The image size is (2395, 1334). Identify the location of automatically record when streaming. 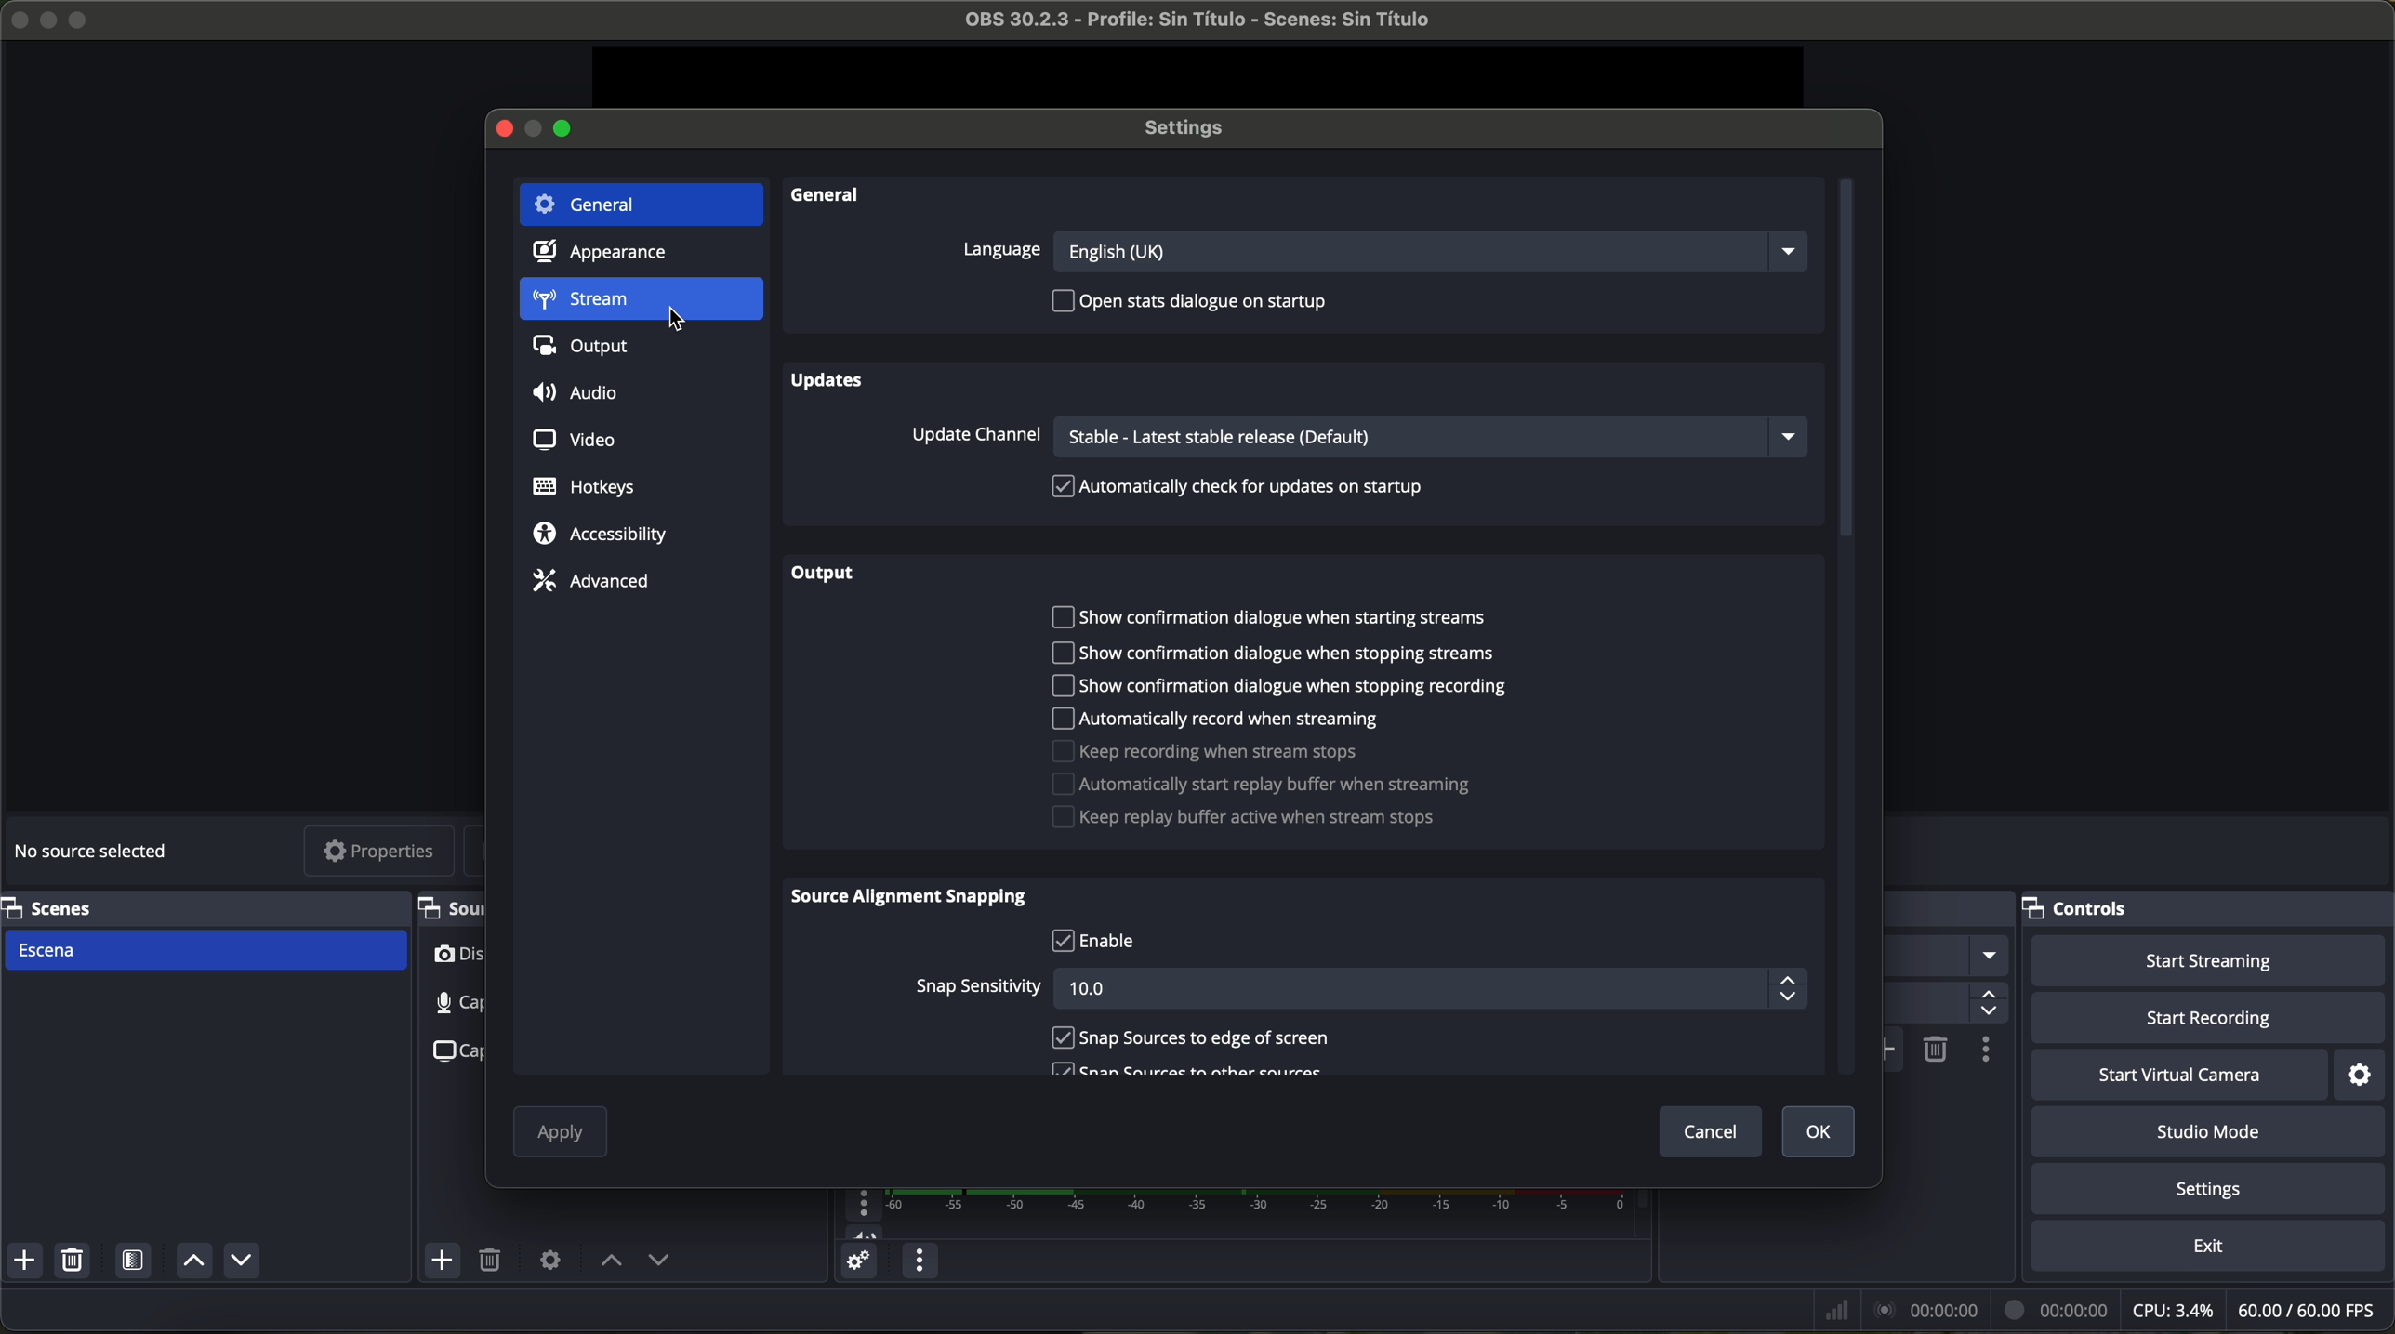
(1221, 720).